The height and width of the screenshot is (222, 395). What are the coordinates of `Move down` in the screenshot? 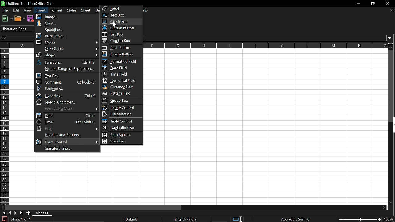 It's located at (391, 203).